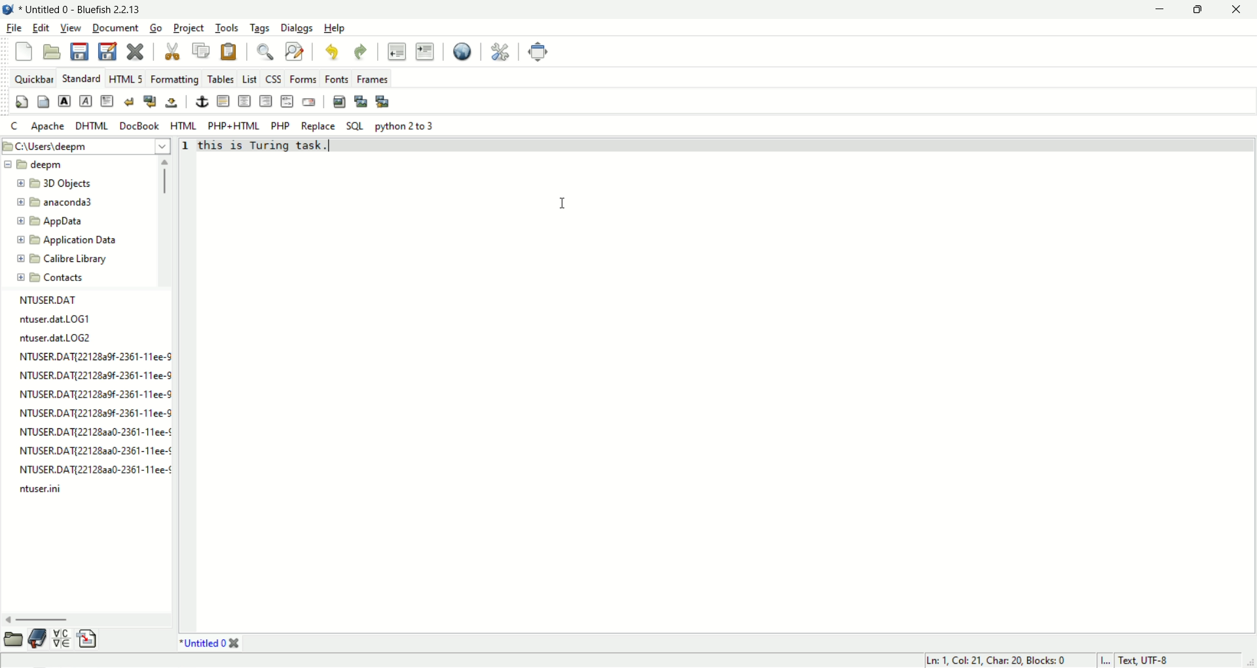 Image resolution: width=1257 pixels, height=668 pixels. I want to click on edit, so click(39, 28).